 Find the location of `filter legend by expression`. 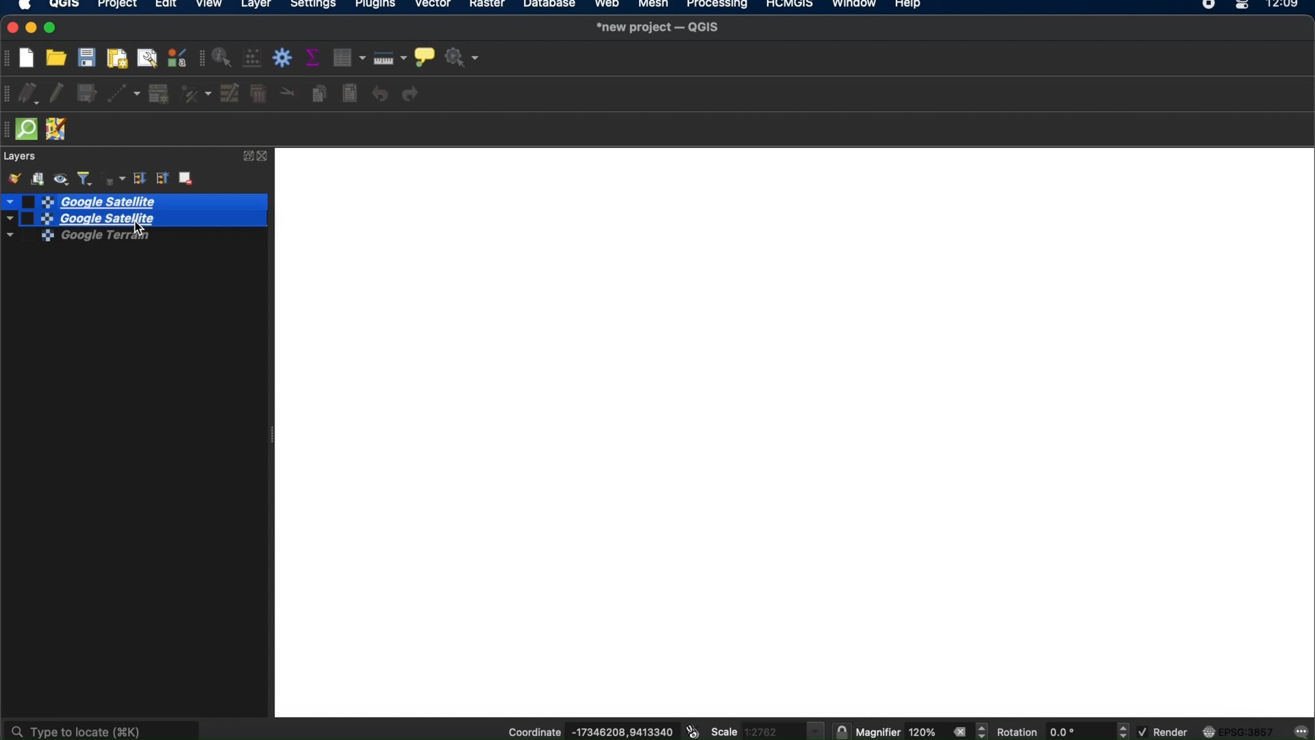

filter legend by expression is located at coordinates (112, 177).